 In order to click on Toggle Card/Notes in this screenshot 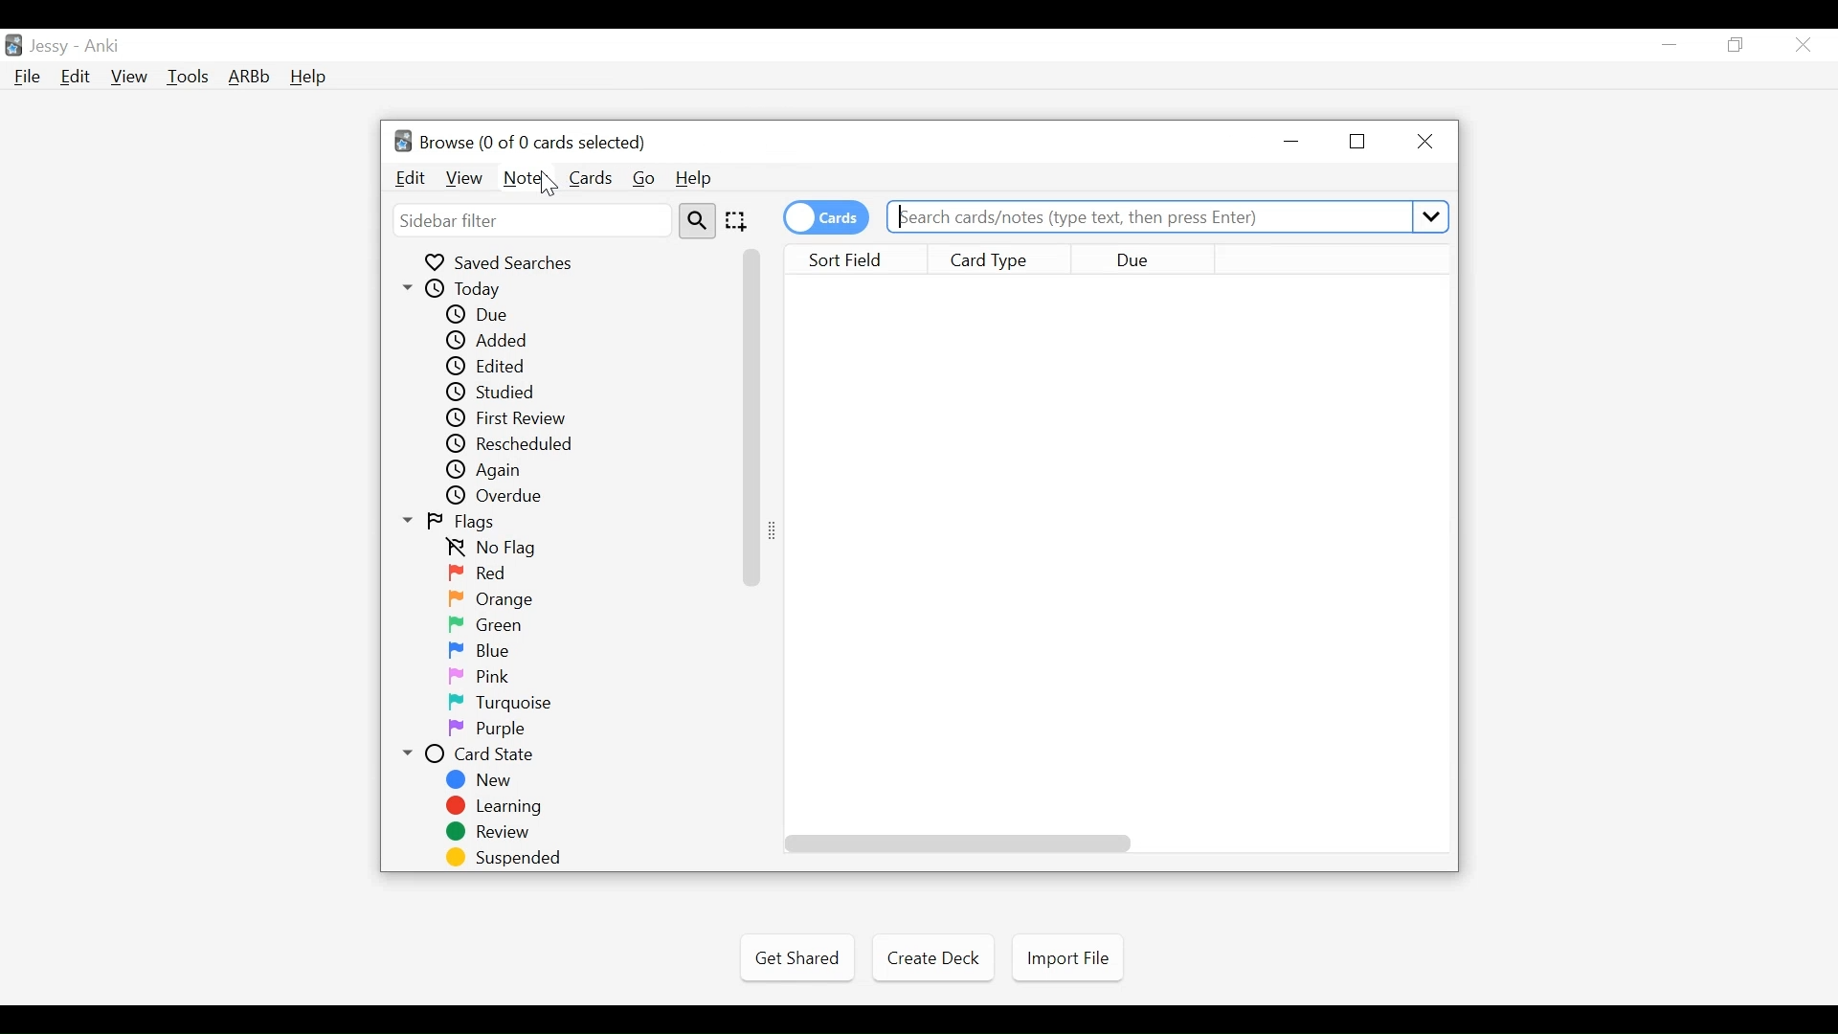, I will do `click(826, 217)`.